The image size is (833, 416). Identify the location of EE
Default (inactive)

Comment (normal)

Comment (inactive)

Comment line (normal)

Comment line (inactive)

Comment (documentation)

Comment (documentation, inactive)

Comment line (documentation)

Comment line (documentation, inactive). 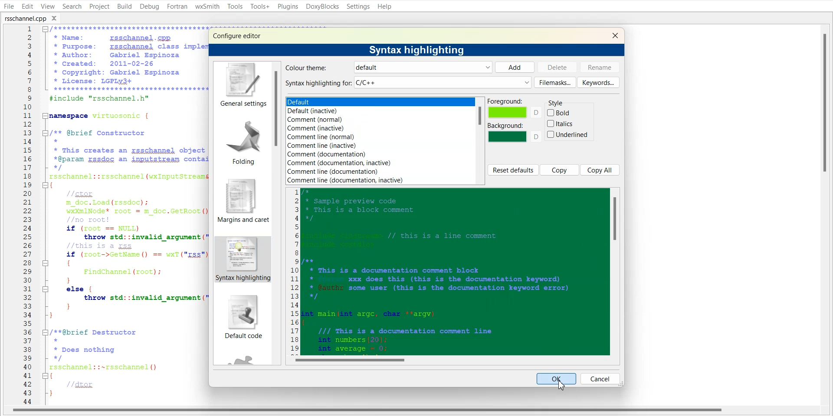
(379, 140).